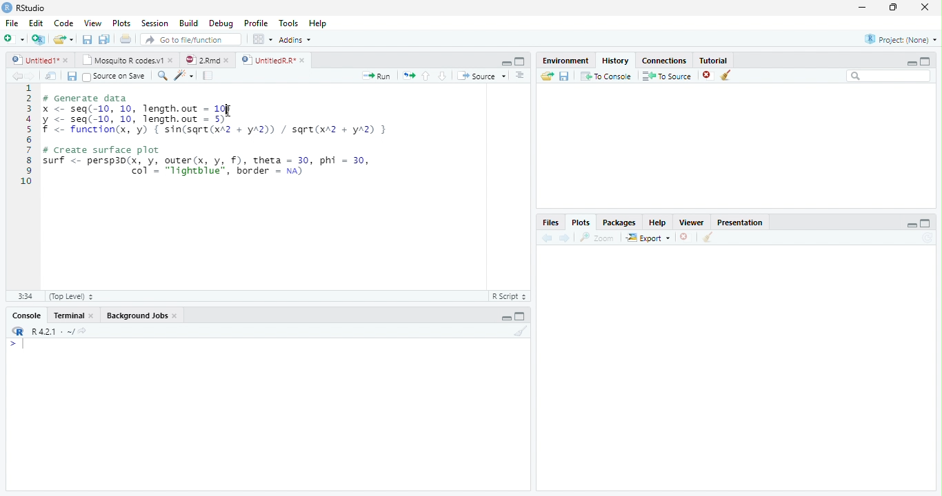 The width and height of the screenshot is (942, 496). Describe the element at coordinates (691, 222) in the screenshot. I see `Viewer` at that location.